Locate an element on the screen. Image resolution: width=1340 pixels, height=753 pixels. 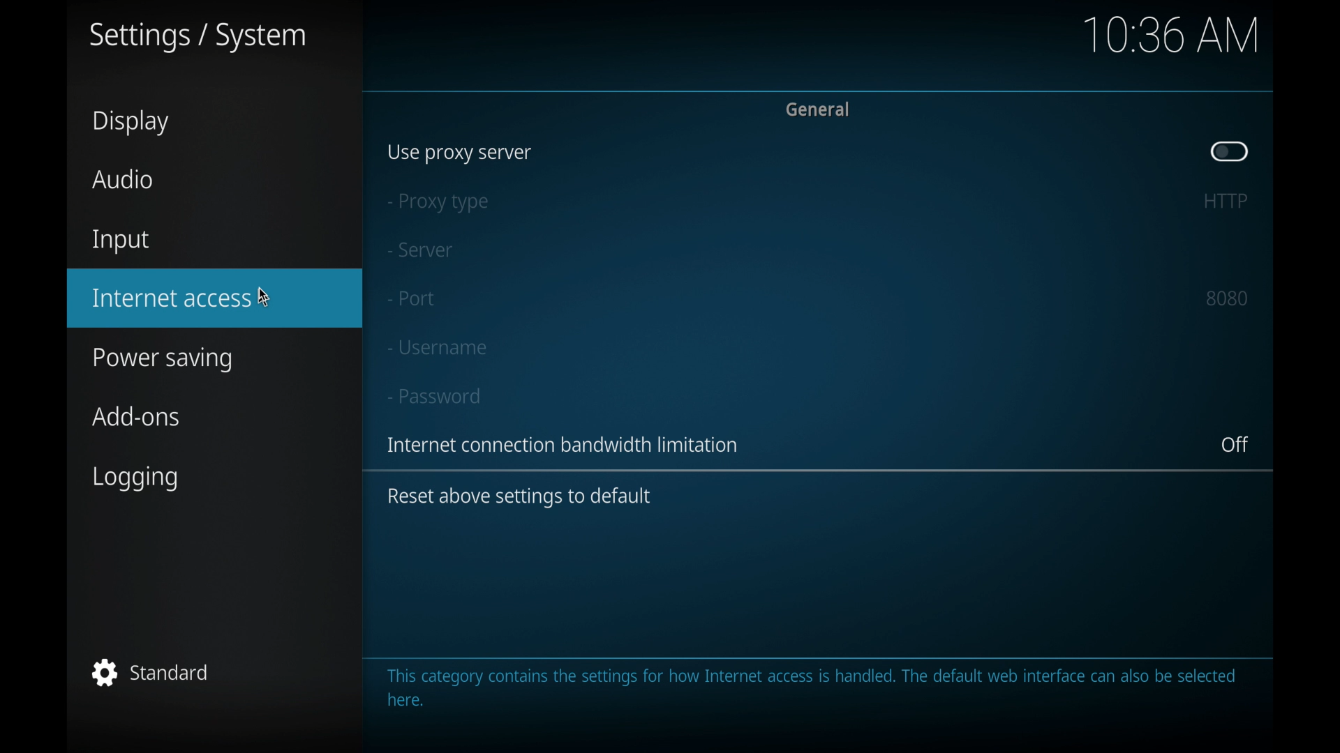
proxy type is located at coordinates (436, 203).